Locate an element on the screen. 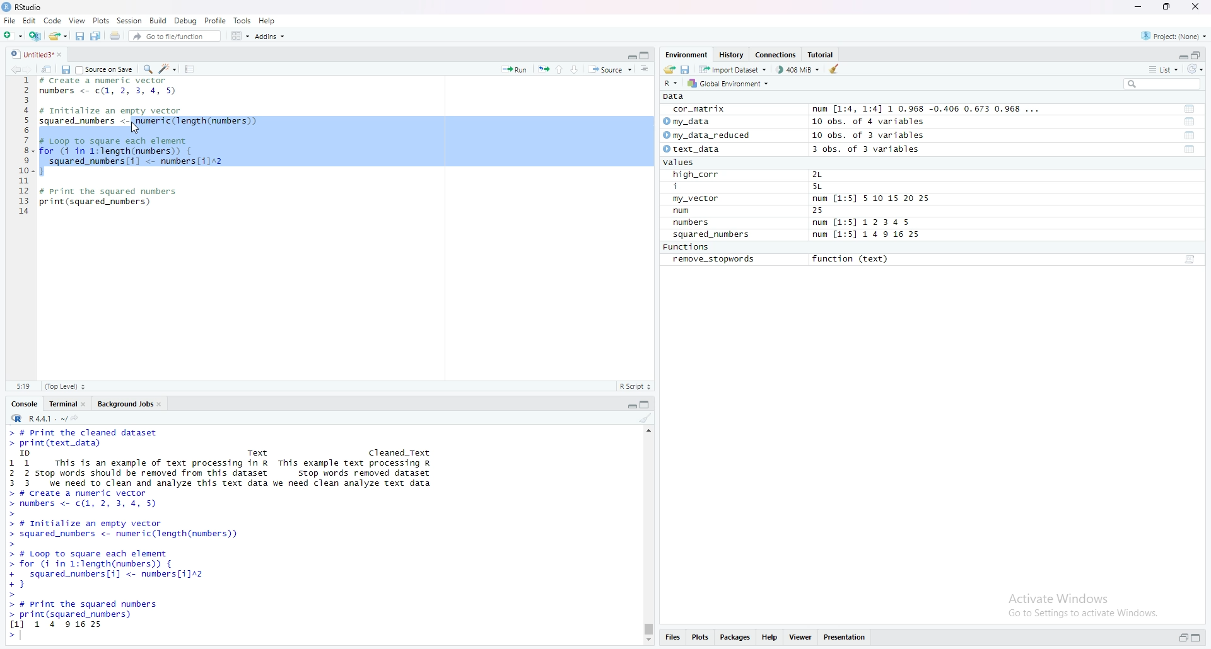 This screenshot has width=1211, height=649. Project: (None) is located at coordinates (1175, 35).